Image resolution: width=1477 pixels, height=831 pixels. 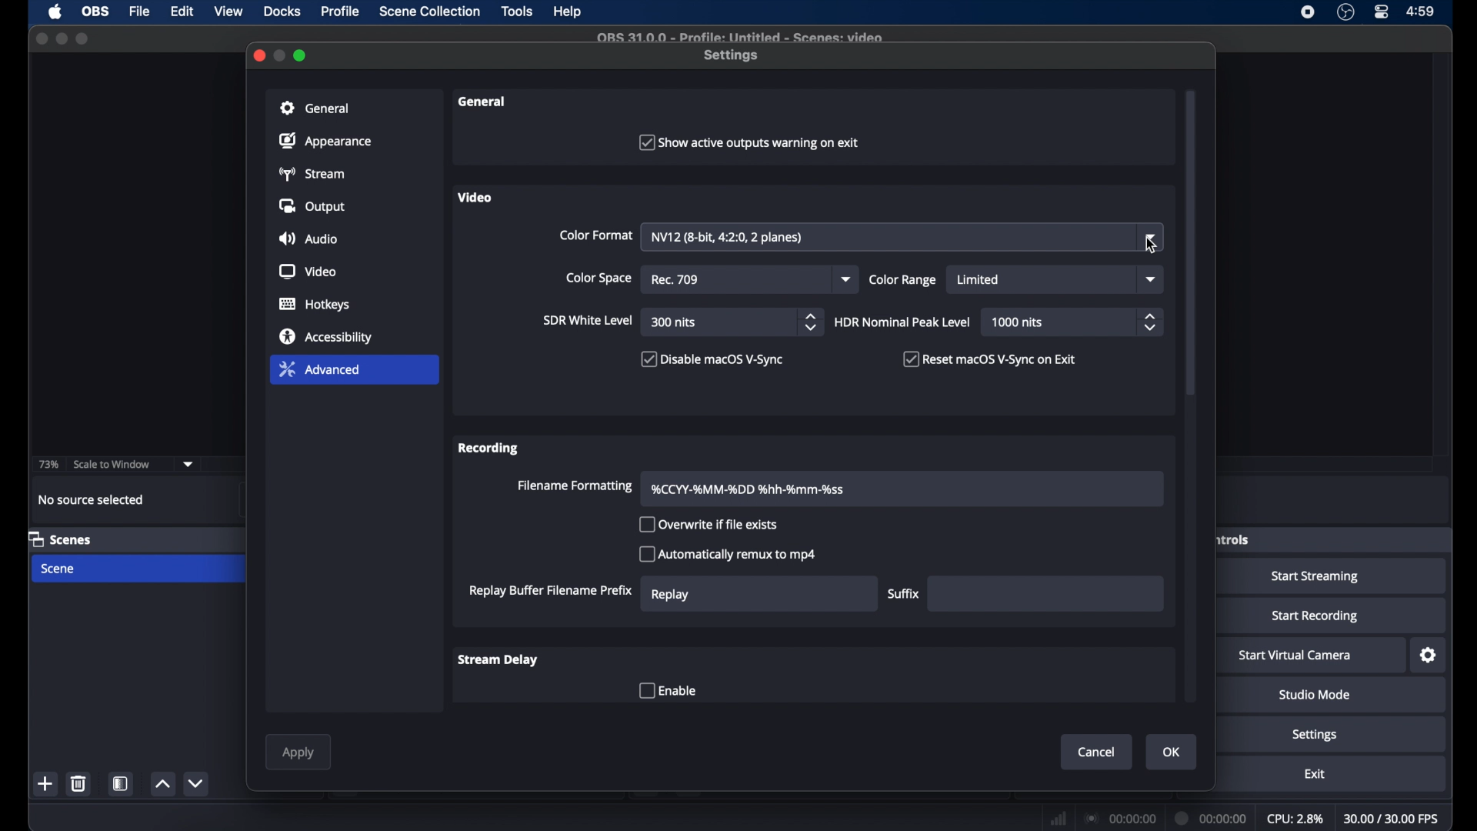 What do you see at coordinates (1192, 241) in the screenshot?
I see `scroll bar` at bounding box center [1192, 241].